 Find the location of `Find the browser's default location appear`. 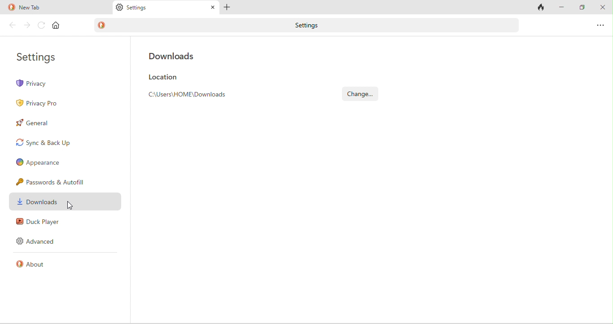

Find the browser's default location appear is located at coordinates (191, 96).